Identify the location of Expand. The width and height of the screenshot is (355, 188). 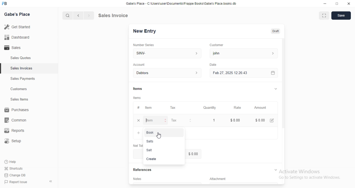
(275, 169).